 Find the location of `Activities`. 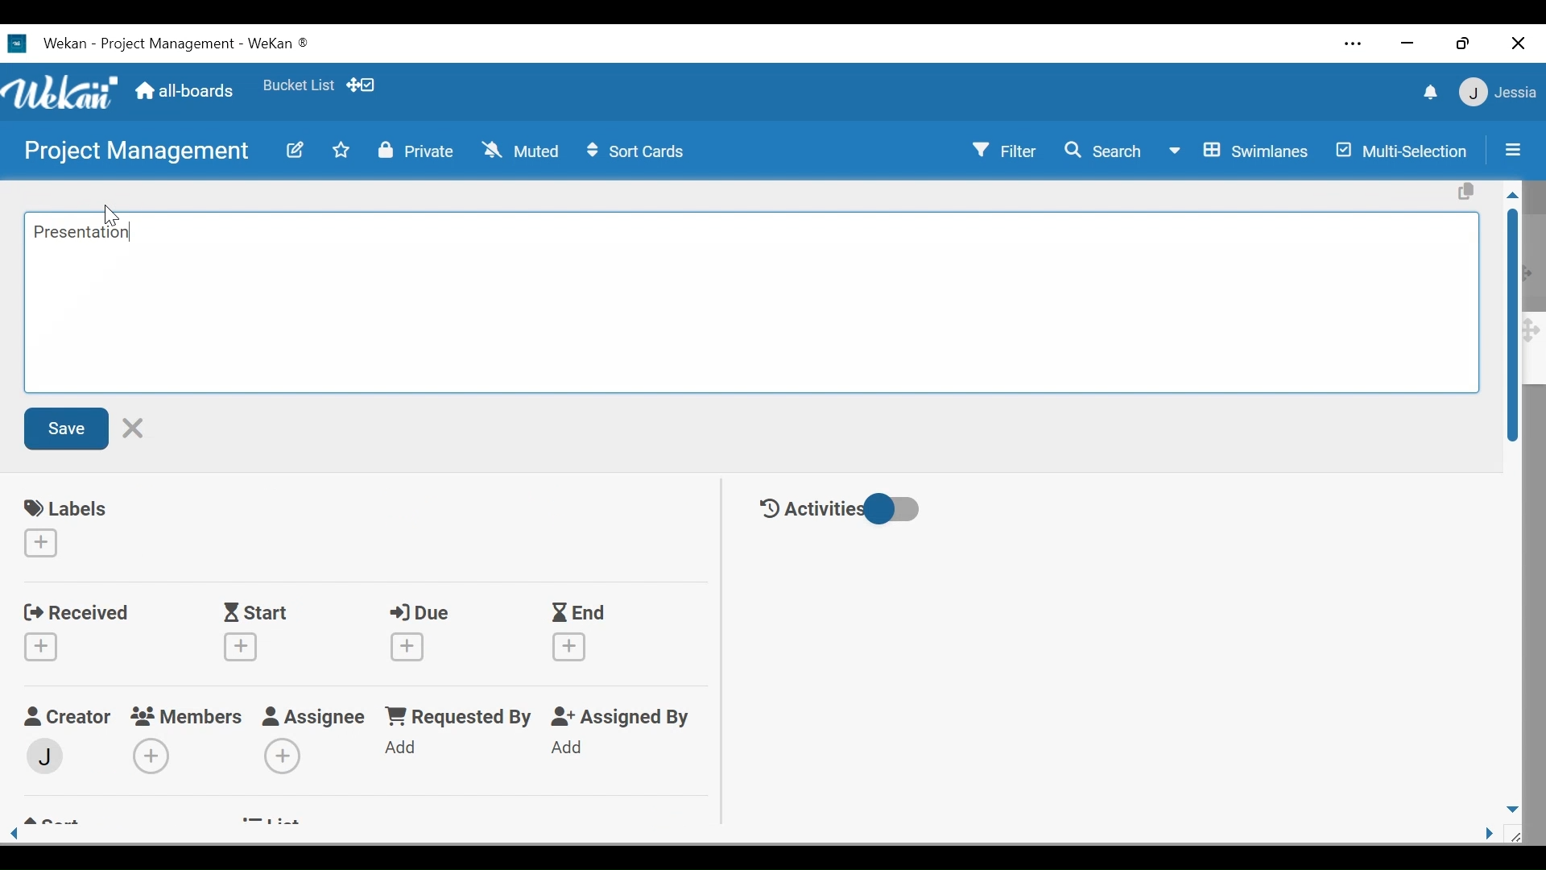

Activities is located at coordinates (811, 508).